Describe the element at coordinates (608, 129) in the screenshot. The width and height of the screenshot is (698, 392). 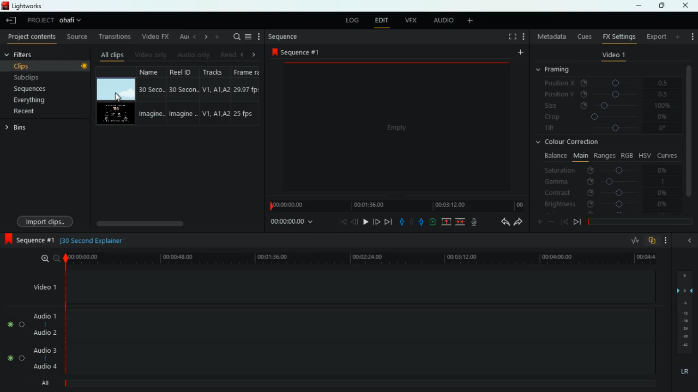
I see `` at that location.